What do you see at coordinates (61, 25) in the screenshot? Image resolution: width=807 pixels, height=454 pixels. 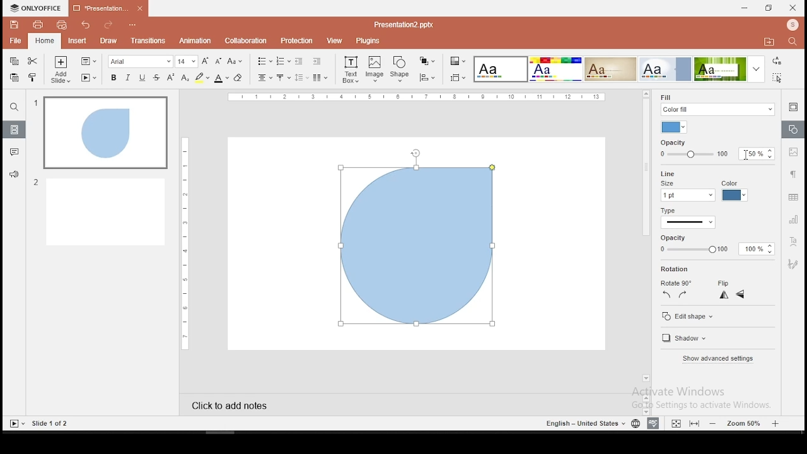 I see `quick print` at bounding box center [61, 25].